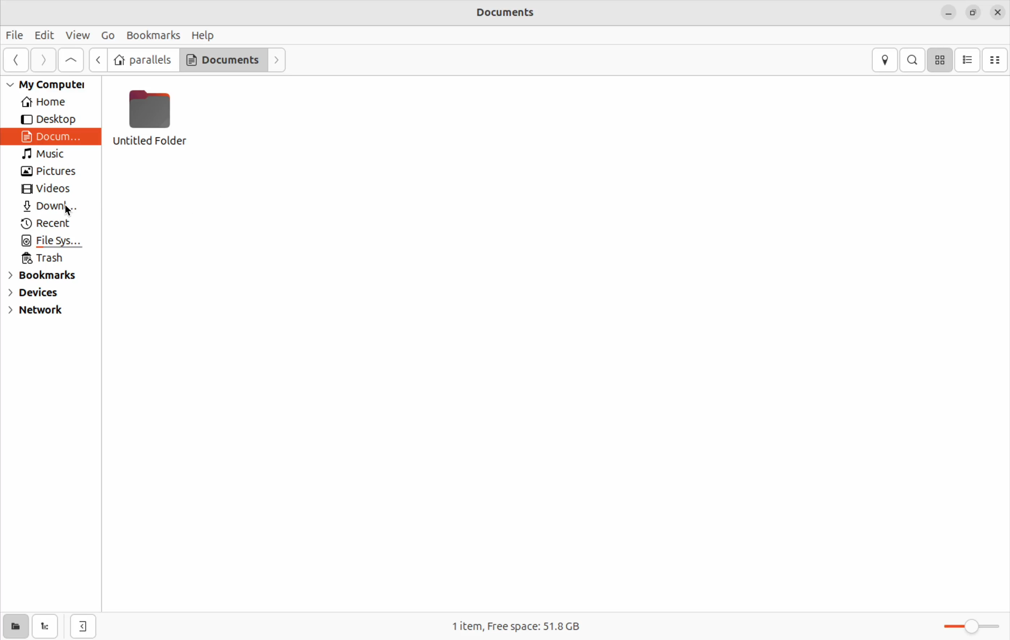  What do you see at coordinates (510, 14) in the screenshot?
I see `documents` at bounding box center [510, 14].